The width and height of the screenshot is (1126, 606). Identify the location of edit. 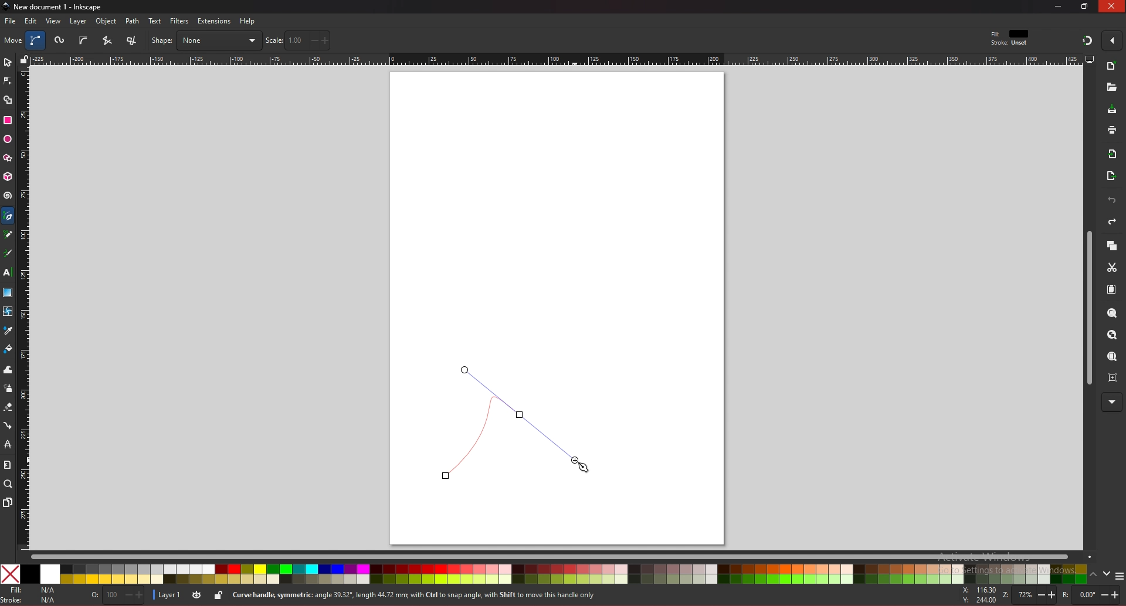
(32, 21).